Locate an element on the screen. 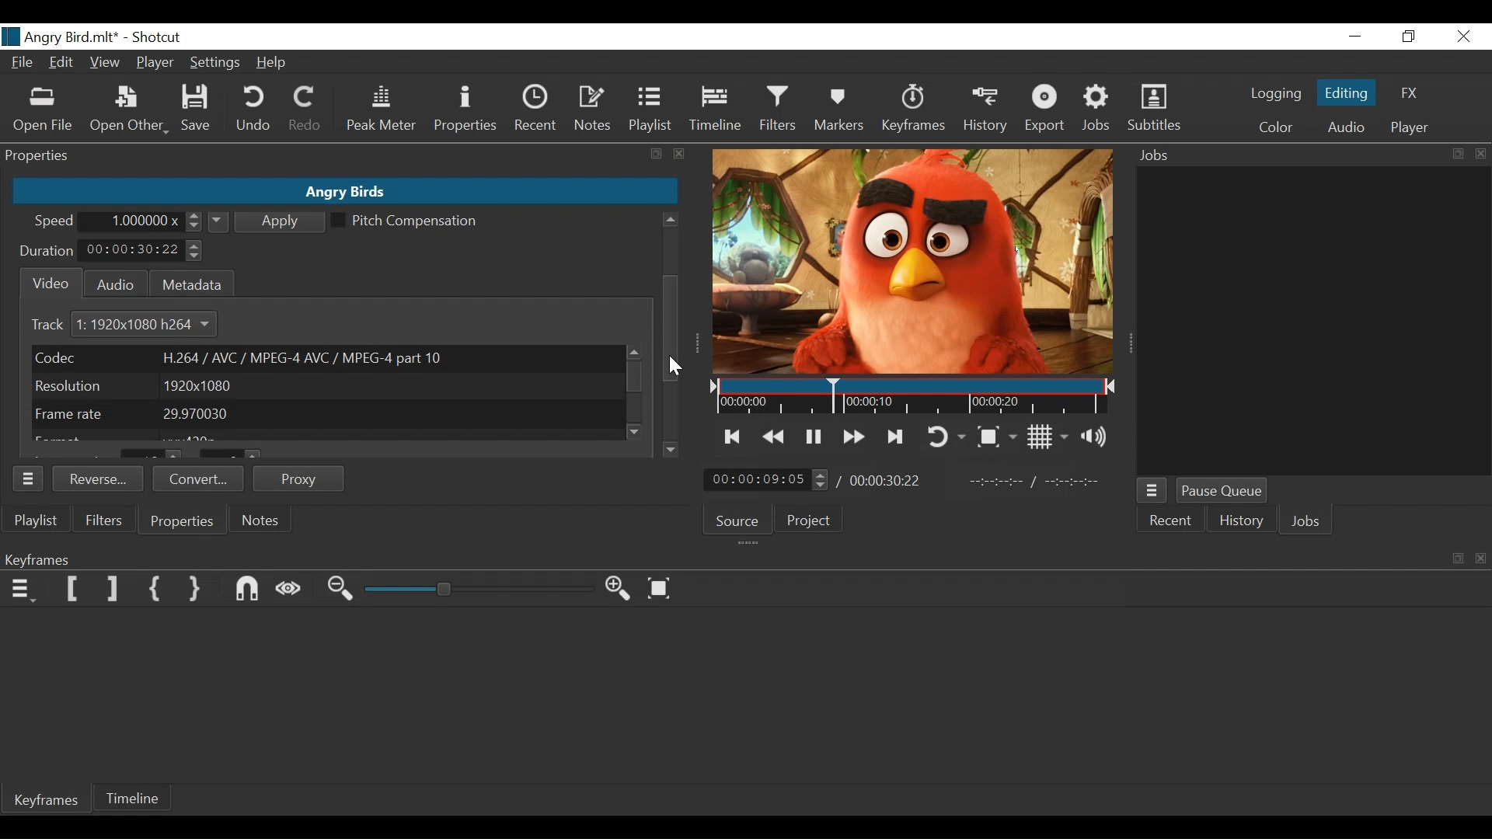  Open Other is located at coordinates (128, 110).